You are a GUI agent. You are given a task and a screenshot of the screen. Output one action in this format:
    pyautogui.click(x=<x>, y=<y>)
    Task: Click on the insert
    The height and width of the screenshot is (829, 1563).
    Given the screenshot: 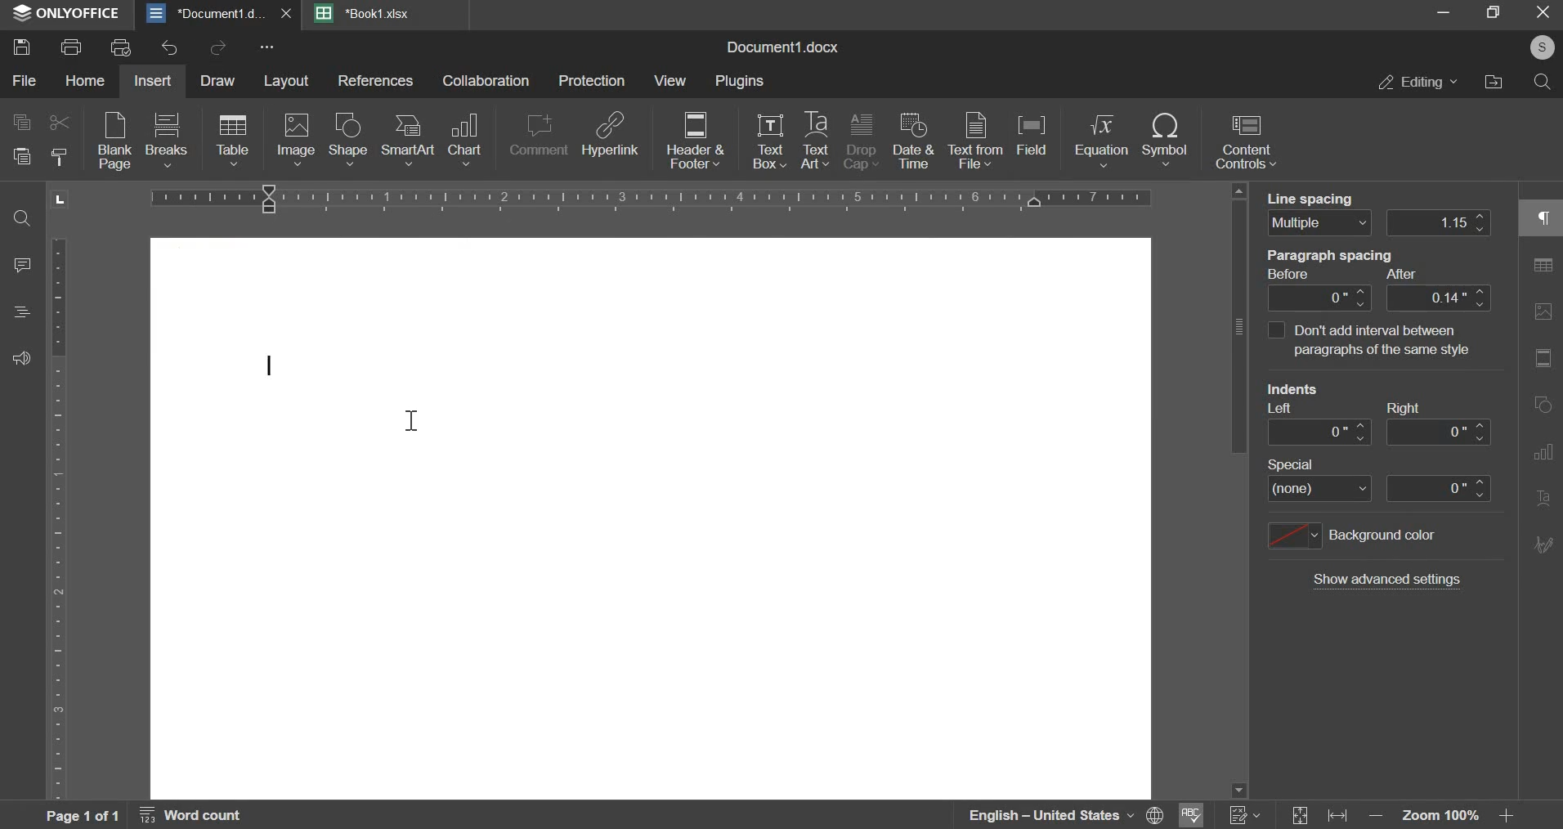 What is the action you would take?
    pyautogui.click(x=155, y=82)
    